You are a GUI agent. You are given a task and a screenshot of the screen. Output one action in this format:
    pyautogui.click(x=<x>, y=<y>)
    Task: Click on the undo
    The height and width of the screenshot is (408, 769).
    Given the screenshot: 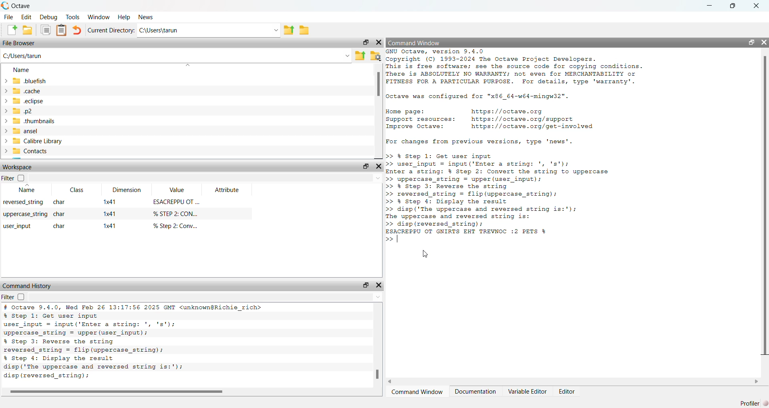 What is the action you would take?
    pyautogui.click(x=76, y=31)
    